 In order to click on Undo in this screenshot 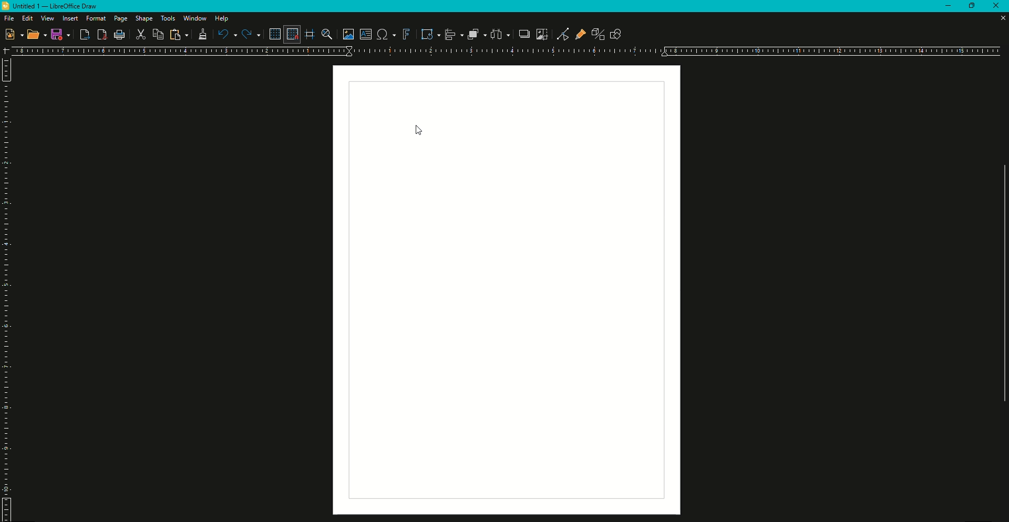, I will do `click(226, 35)`.